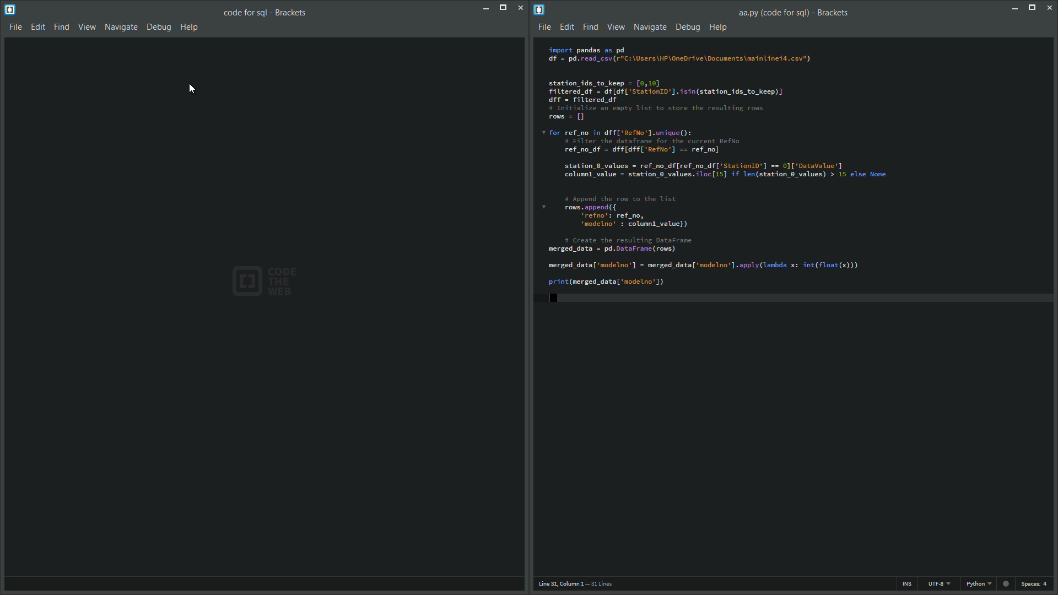 Image resolution: width=1058 pixels, height=595 pixels. I want to click on file name, so click(267, 13).